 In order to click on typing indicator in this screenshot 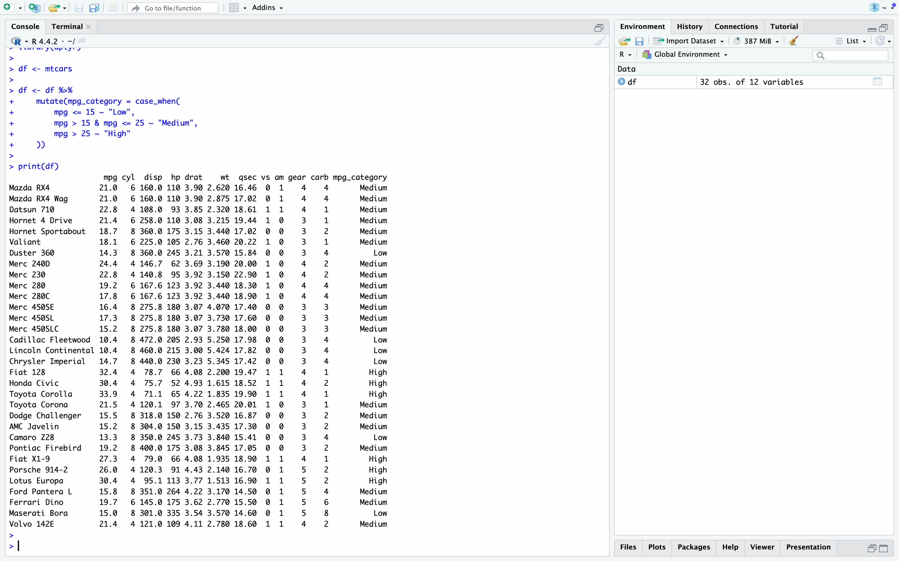, I will do `click(22, 546)`.